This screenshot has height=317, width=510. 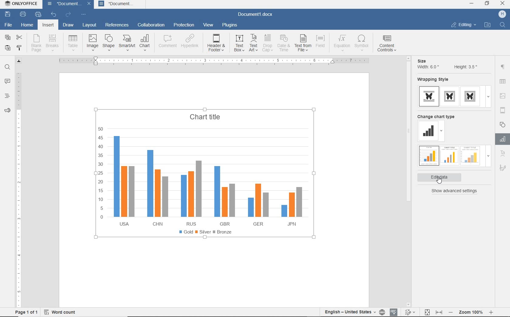 What do you see at coordinates (8, 67) in the screenshot?
I see `find` at bounding box center [8, 67].